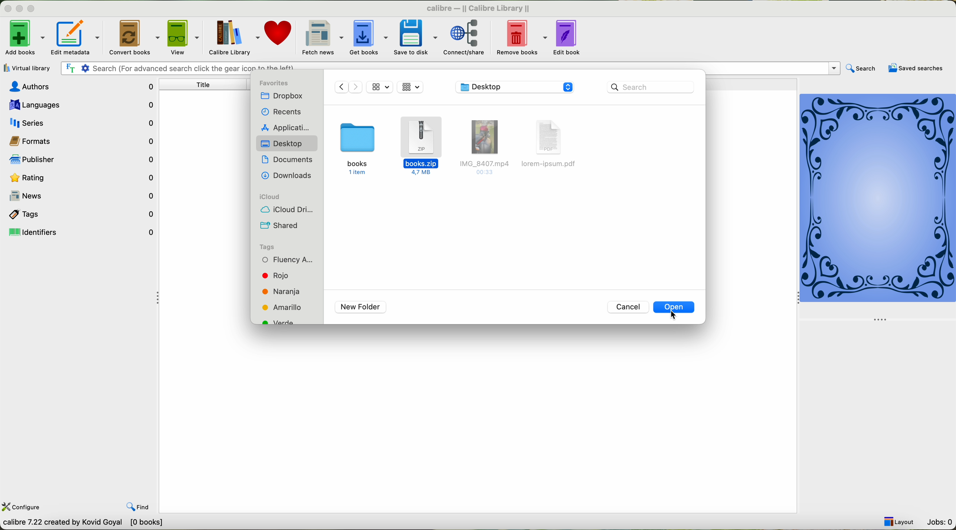 This screenshot has width=956, height=530. I want to click on green tag, so click(284, 321).